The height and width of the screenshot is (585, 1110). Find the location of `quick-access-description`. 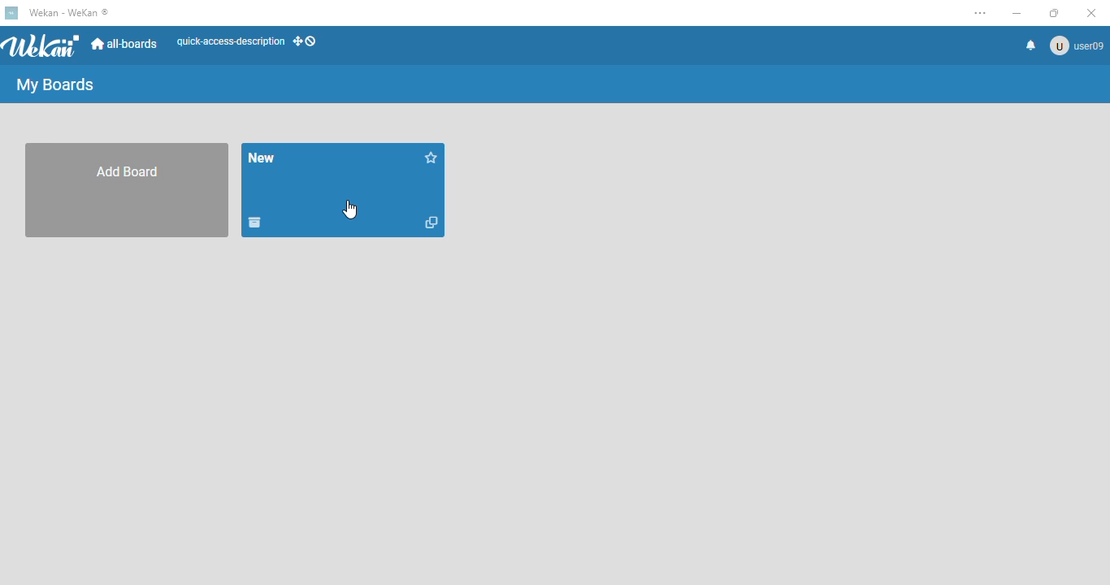

quick-access-description is located at coordinates (231, 41).